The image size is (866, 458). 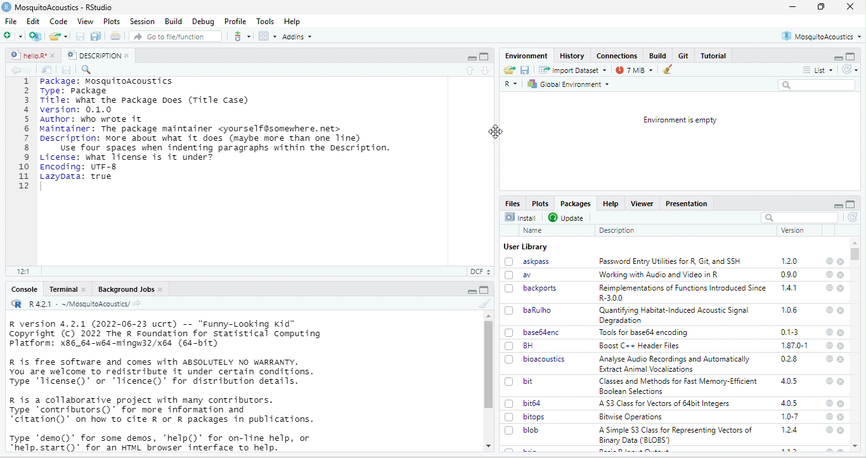 What do you see at coordinates (81, 36) in the screenshot?
I see `save current document` at bounding box center [81, 36].